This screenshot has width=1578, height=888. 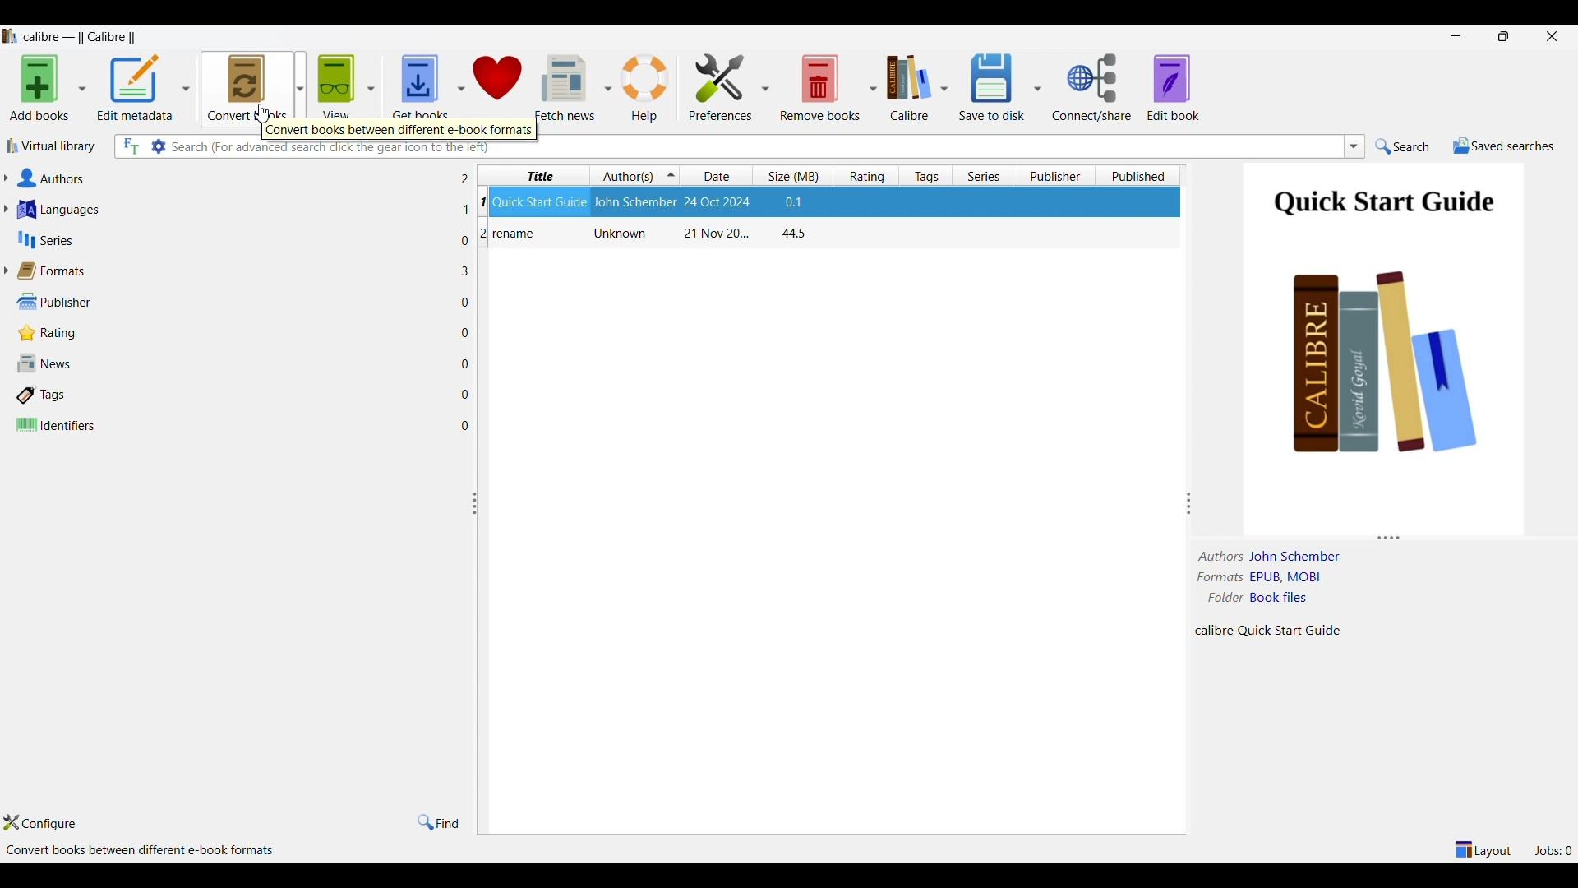 I want to click on Minimize, so click(x=1456, y=36).